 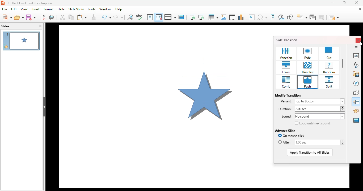 I want to click on undo, so click(x=106, y=17).